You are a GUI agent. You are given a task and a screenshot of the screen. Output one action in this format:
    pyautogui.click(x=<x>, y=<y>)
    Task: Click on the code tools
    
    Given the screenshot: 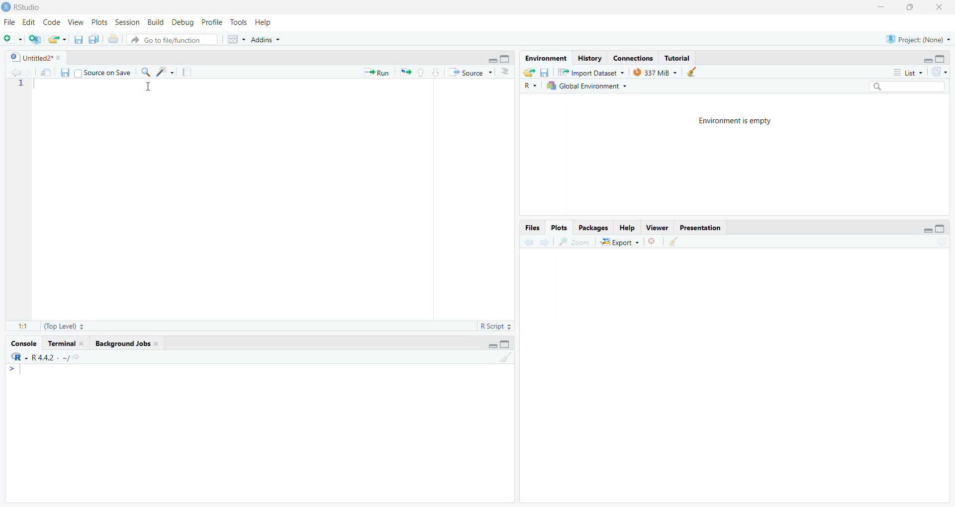 What is the action you would take?
    pyautogui.click(x=165, y=72)
    